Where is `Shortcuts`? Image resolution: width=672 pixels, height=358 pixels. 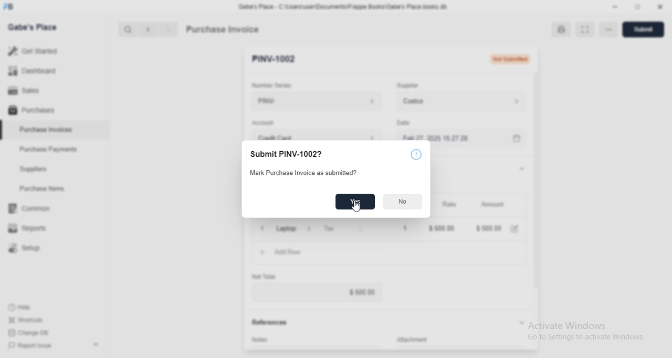 Shortcuts is located at coordinates (26, 320).